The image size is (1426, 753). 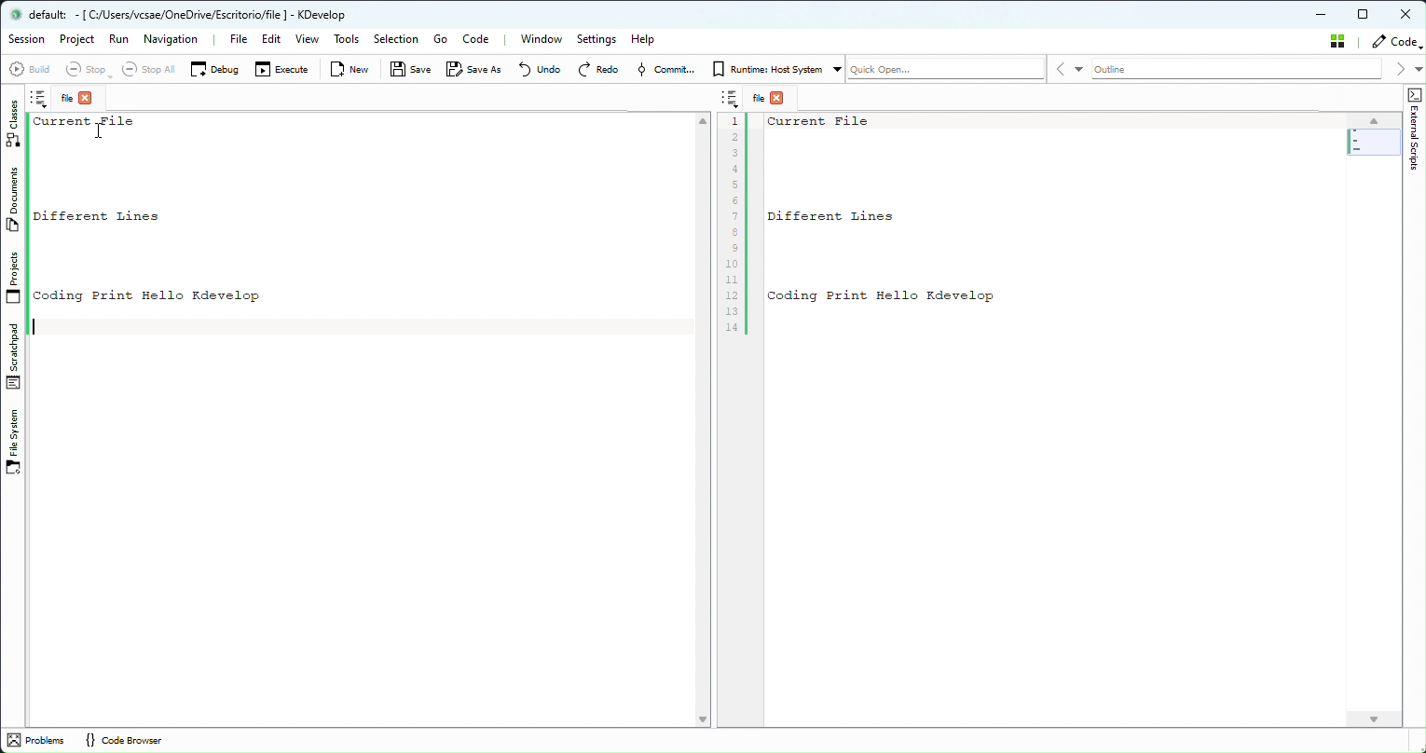 I want to click on Tools, so click(x=342, y=42).